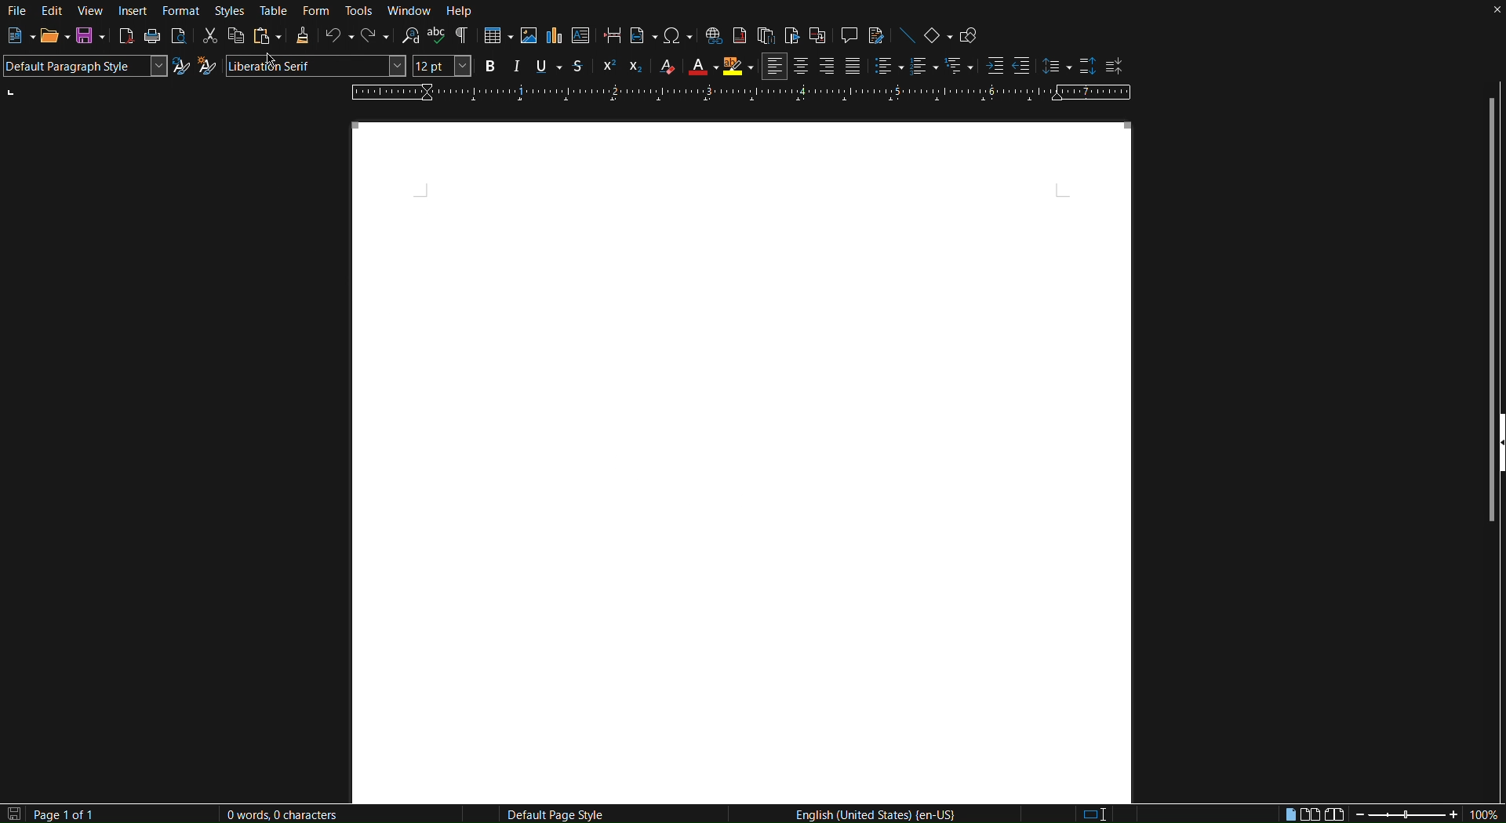  What do you see at coordinates (878, 814) in the screenshot?
I see `English (United States | en-US)` at bounding box center [878, 814].